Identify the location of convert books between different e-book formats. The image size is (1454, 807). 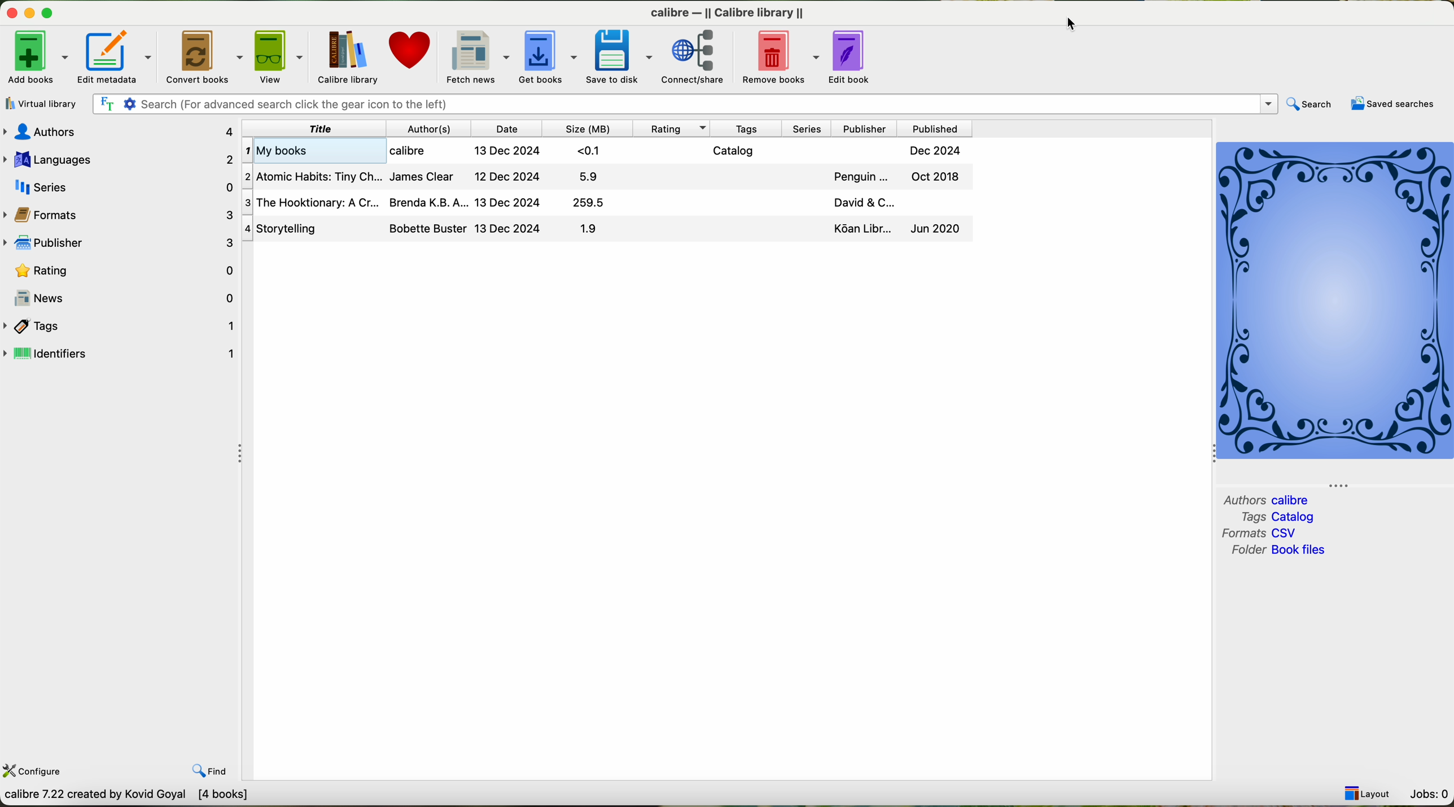
(134, 797).